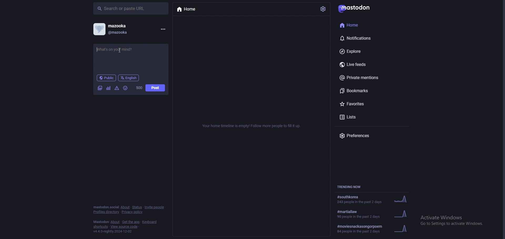 The width and height of the screenshot is (505, 239). Describe the element at coordinates (100, 227) in the screenshot. I see `shortcuts` at that location.